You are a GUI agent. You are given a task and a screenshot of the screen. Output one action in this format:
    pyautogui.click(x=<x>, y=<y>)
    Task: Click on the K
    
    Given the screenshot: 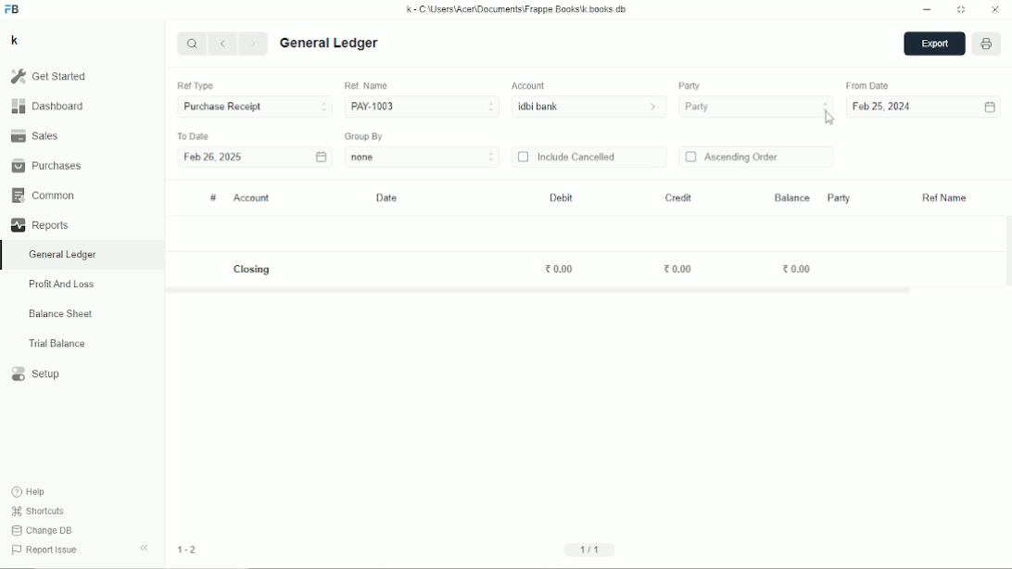 What is the action you would take?
    pyautogui.click(x=15, y=40)
    